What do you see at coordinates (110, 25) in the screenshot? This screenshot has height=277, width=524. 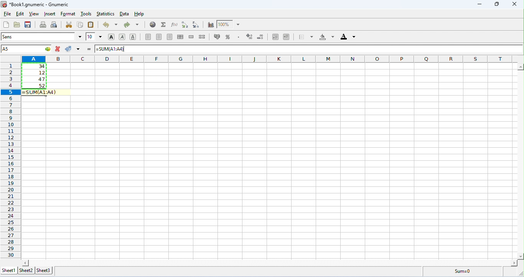 I see `undo` at bounding box center [110, 25].